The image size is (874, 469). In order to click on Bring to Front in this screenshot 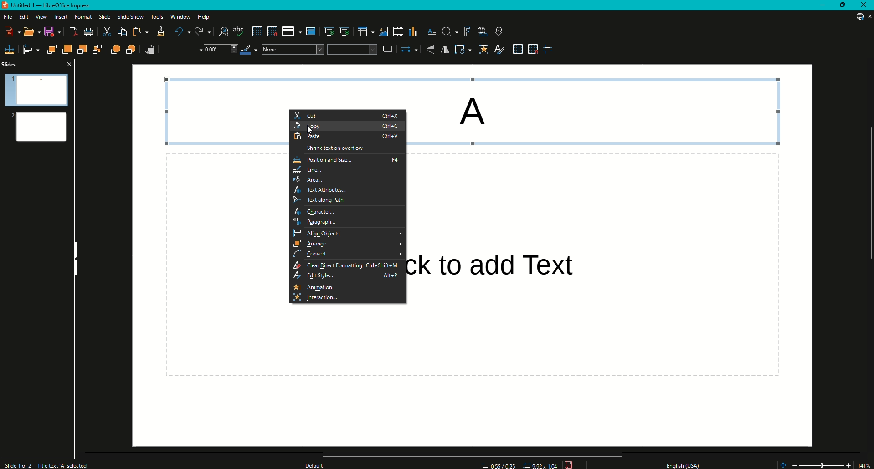, I will do `click(50, 49)`.